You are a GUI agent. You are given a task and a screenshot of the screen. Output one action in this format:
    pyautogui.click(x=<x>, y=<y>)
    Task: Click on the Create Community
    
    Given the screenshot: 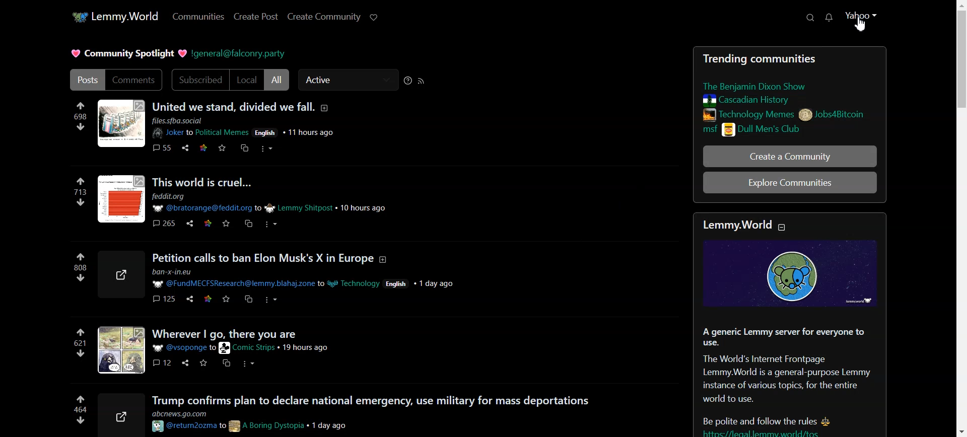 What is the action you would take?
    pyautogui.click(x=324, y=17)
    